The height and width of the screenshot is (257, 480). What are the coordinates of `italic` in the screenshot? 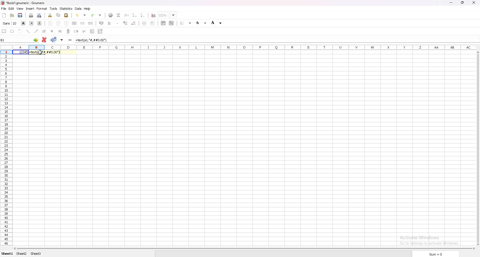 It's located at (31, 23).